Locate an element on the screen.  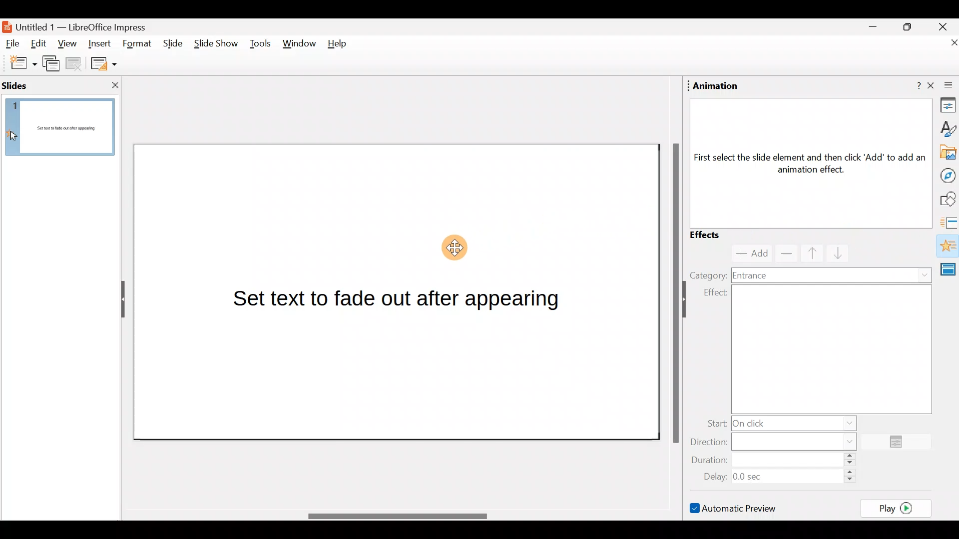
Animation panel is located at coordinates (806, 161).